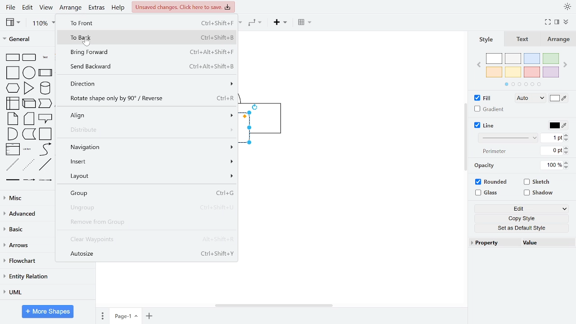 The image size is (576, 324). I want to click on violet, so click(550, 72).